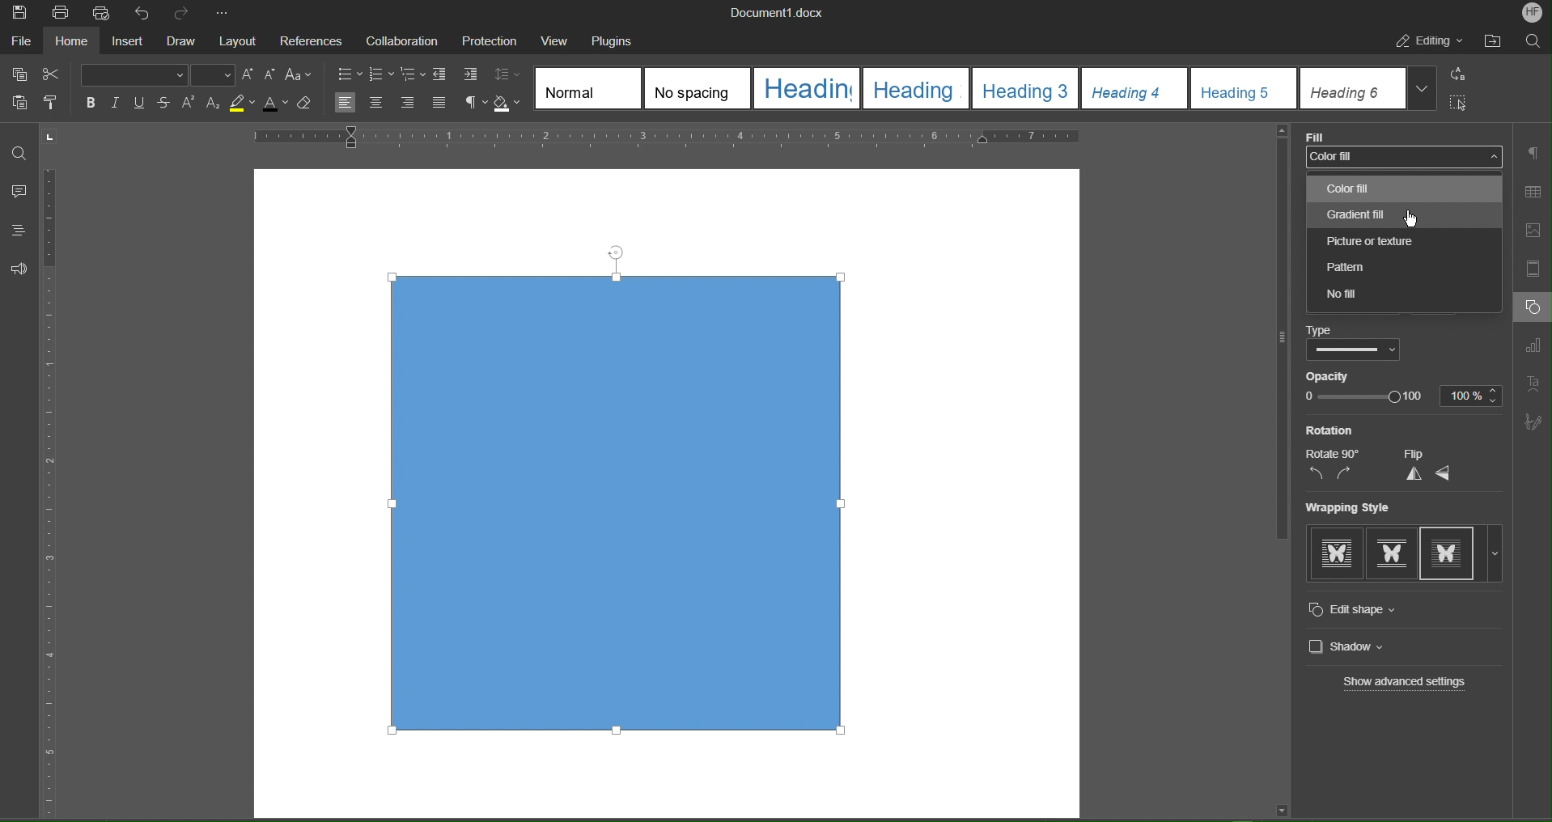  What do you see at coordinates (383, 74) in the screenshot?
I see `Number List` at bounding box center [383, 74].